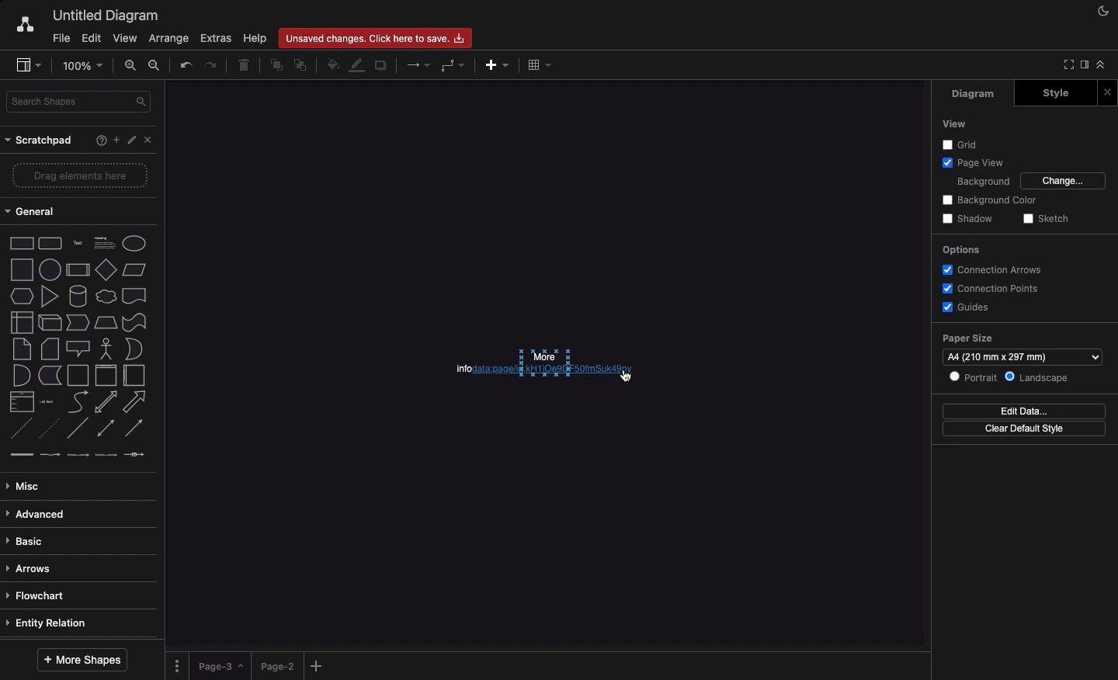 Image resolution: width=1118 pixels, height=680 pixels. What do you see at coordinates (21, 454) in the screenshot?
I see `link` at bounding box center [21, 454].